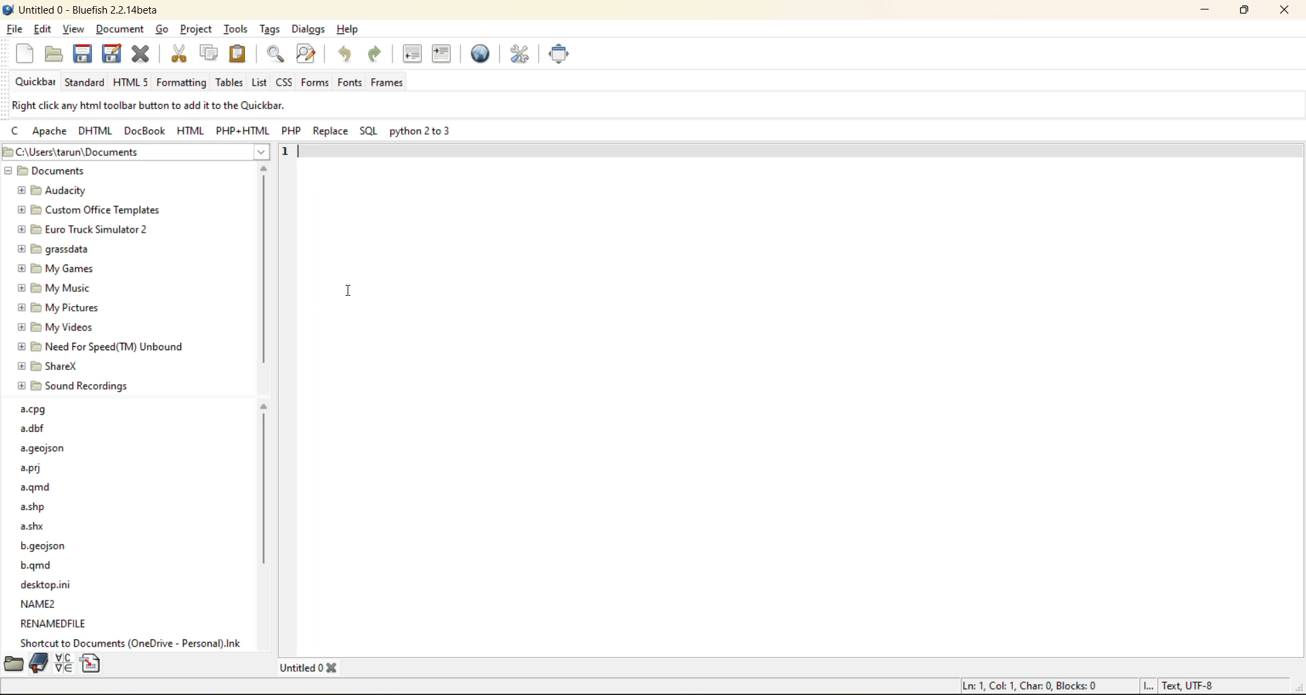 The height and width of the screenshot is (695, 1306). What do you see at coordinates (52, 192) in the screenshot?
I see `audacity` at bounding box center [52, 192].